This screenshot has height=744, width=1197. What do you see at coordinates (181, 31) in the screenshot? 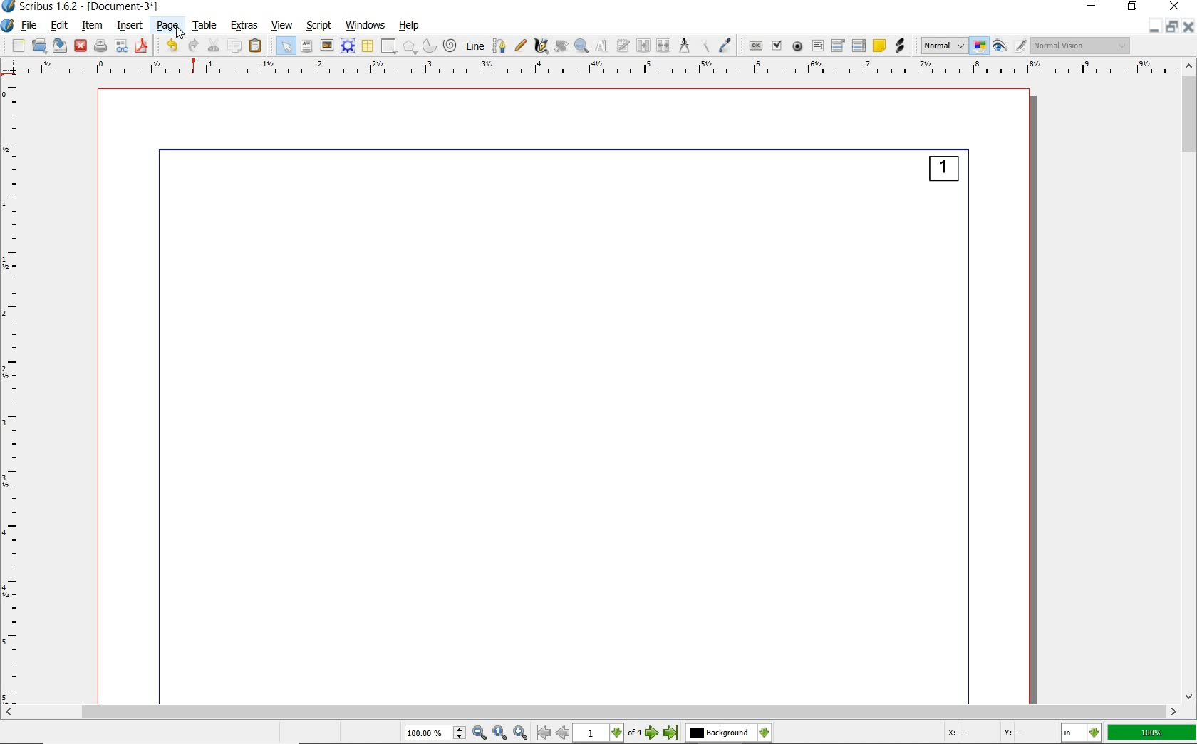
I see `Cursor` at bounding box center [181, 31].